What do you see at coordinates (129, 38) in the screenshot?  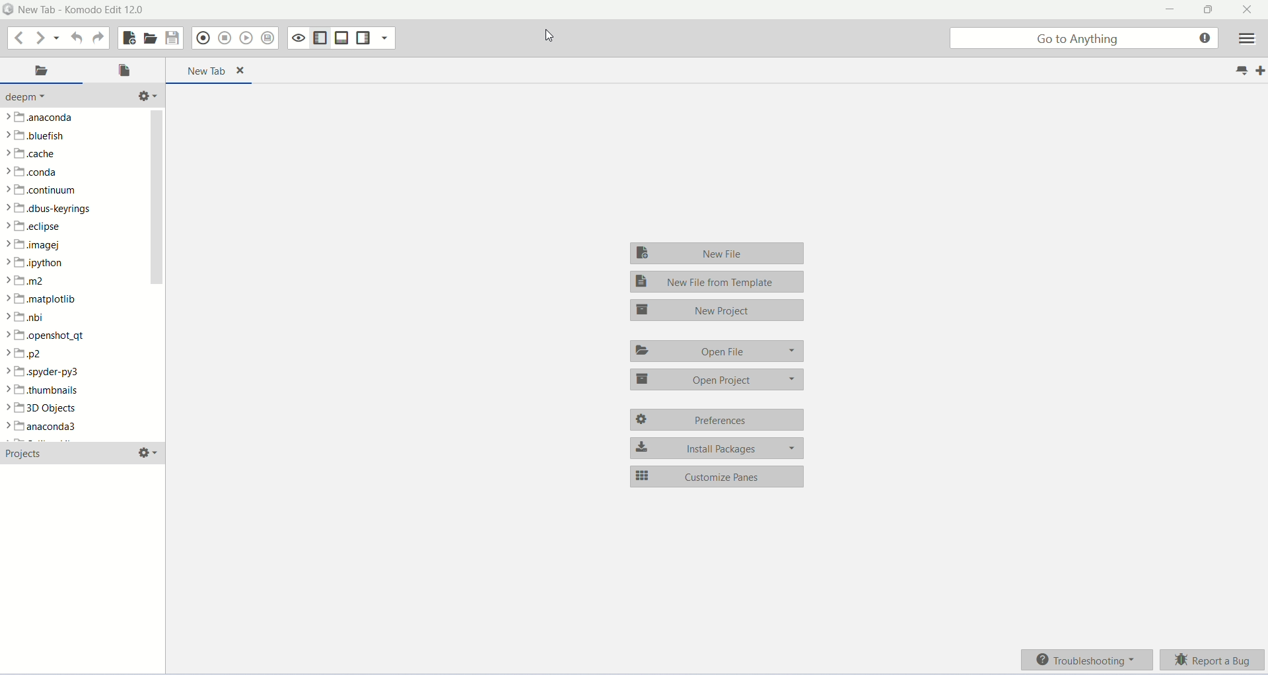 I see `new` at bounding box center [129, 38].